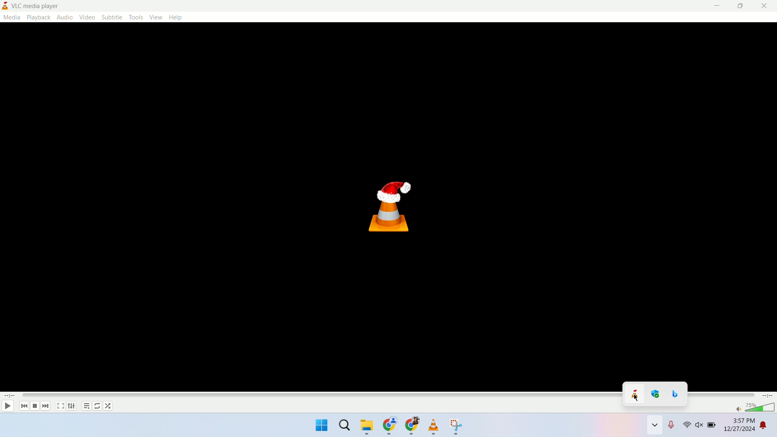  I want to click on VLC media player logo, so click(390, 208).